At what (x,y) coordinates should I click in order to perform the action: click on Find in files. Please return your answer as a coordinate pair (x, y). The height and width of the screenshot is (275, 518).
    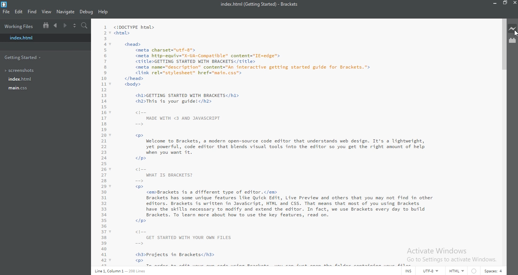
    Looking at the image, I should click on (83, 24).